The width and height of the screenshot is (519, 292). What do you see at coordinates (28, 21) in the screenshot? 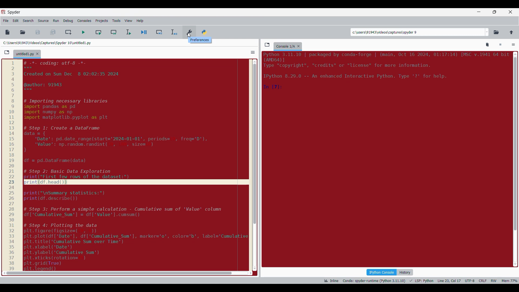
I see `Search menu` at bounding box center [28, 21].